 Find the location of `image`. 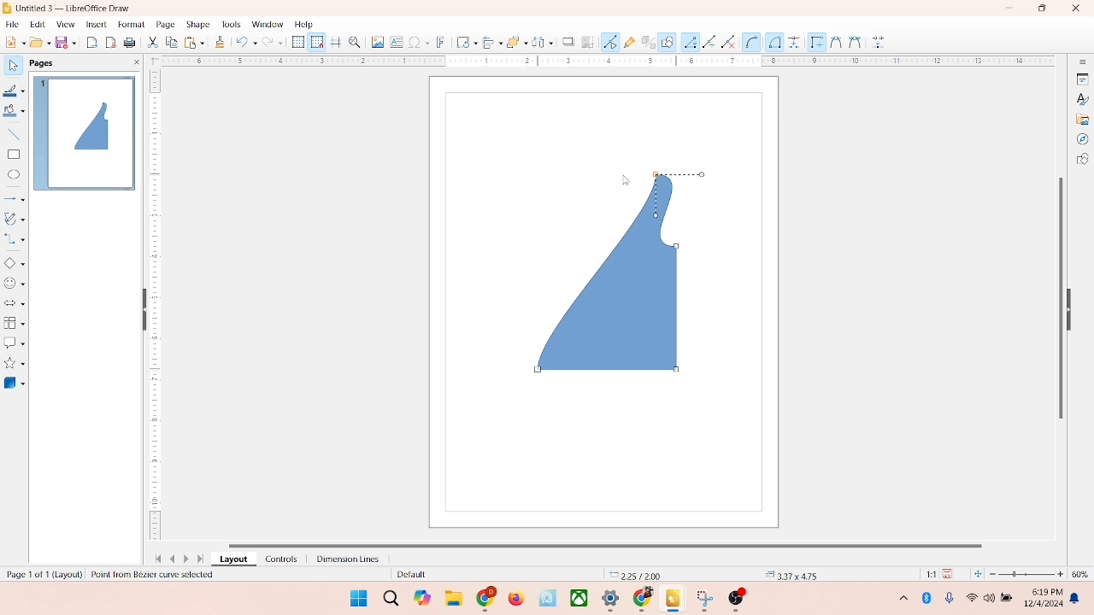

image is located at coordinates (375, 42).